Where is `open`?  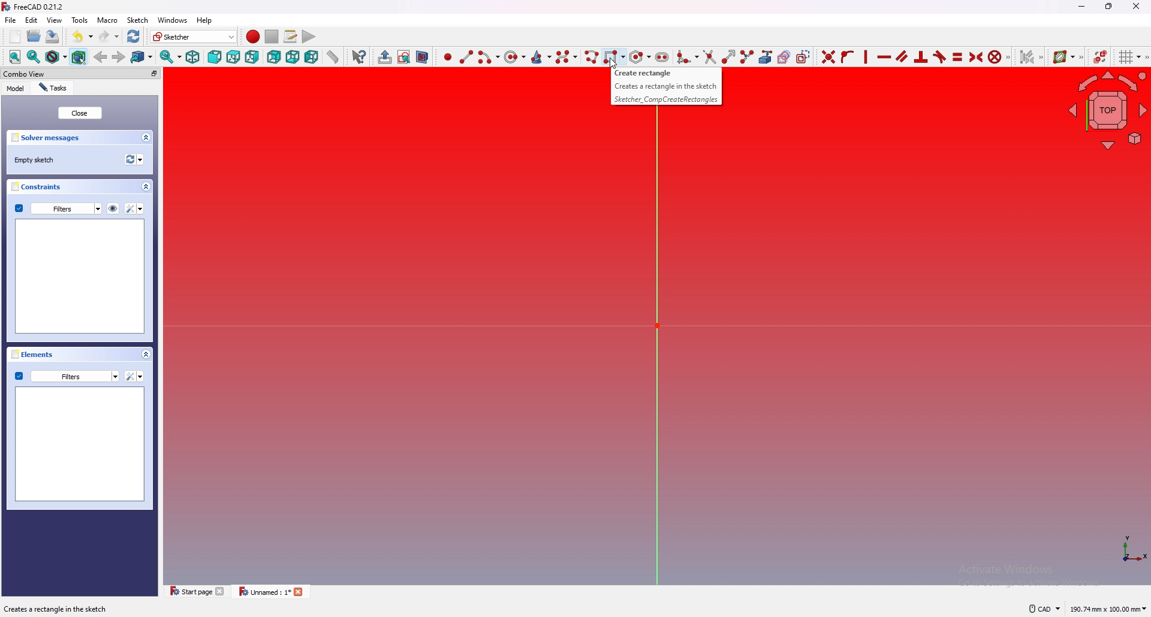
open is located at coordinates (34, 36).